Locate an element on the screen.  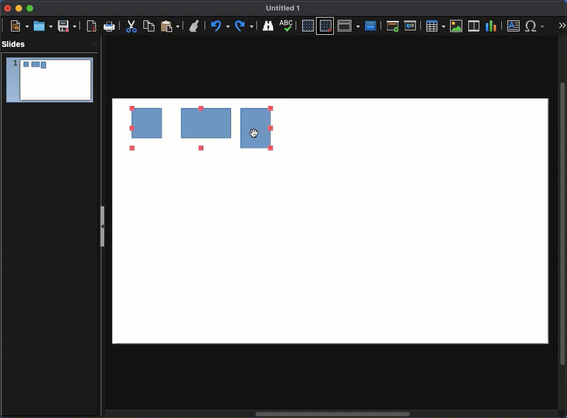
Save is located at coordinates (67, 26).